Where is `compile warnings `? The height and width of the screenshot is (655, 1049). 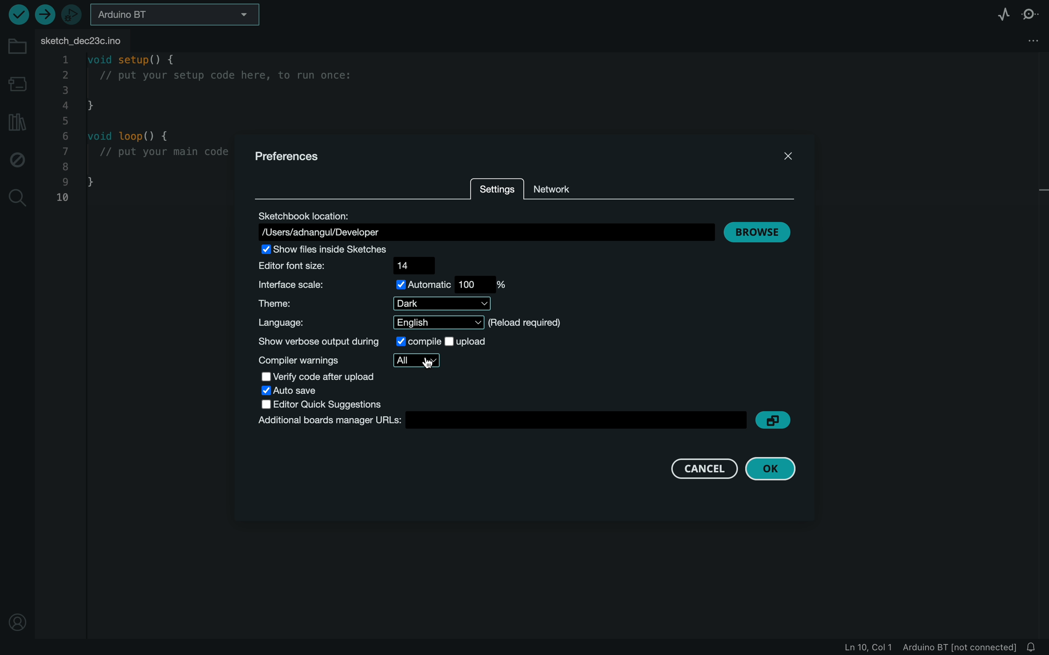
compile warnings  is located at coordinates (346, 360).